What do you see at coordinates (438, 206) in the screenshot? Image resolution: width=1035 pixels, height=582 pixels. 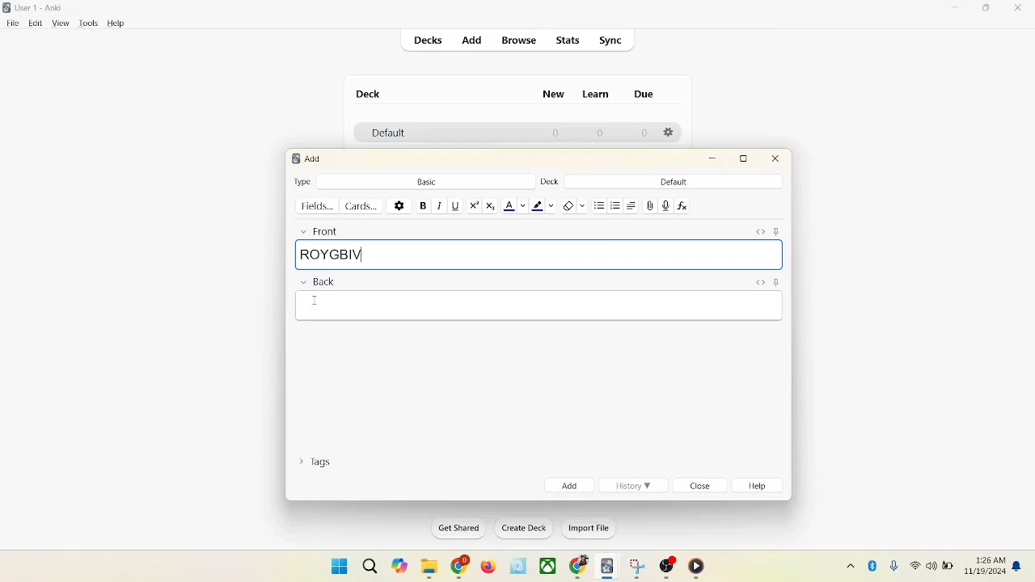 I see `italics` at bounding box center [438, 206].